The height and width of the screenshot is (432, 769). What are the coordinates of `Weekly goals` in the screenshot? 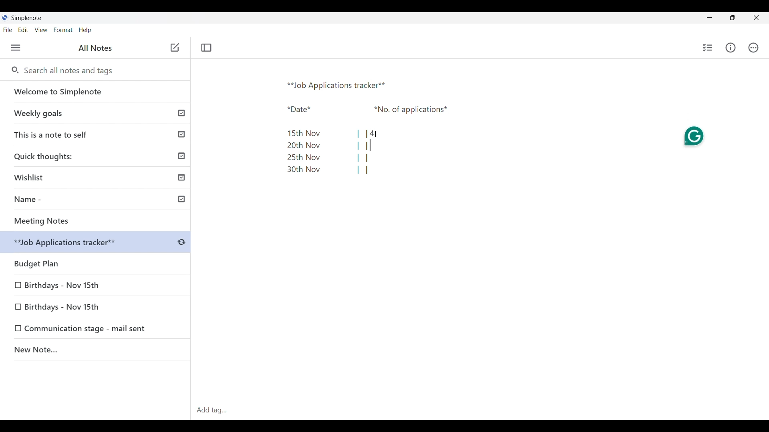 It's located at (95, 113).